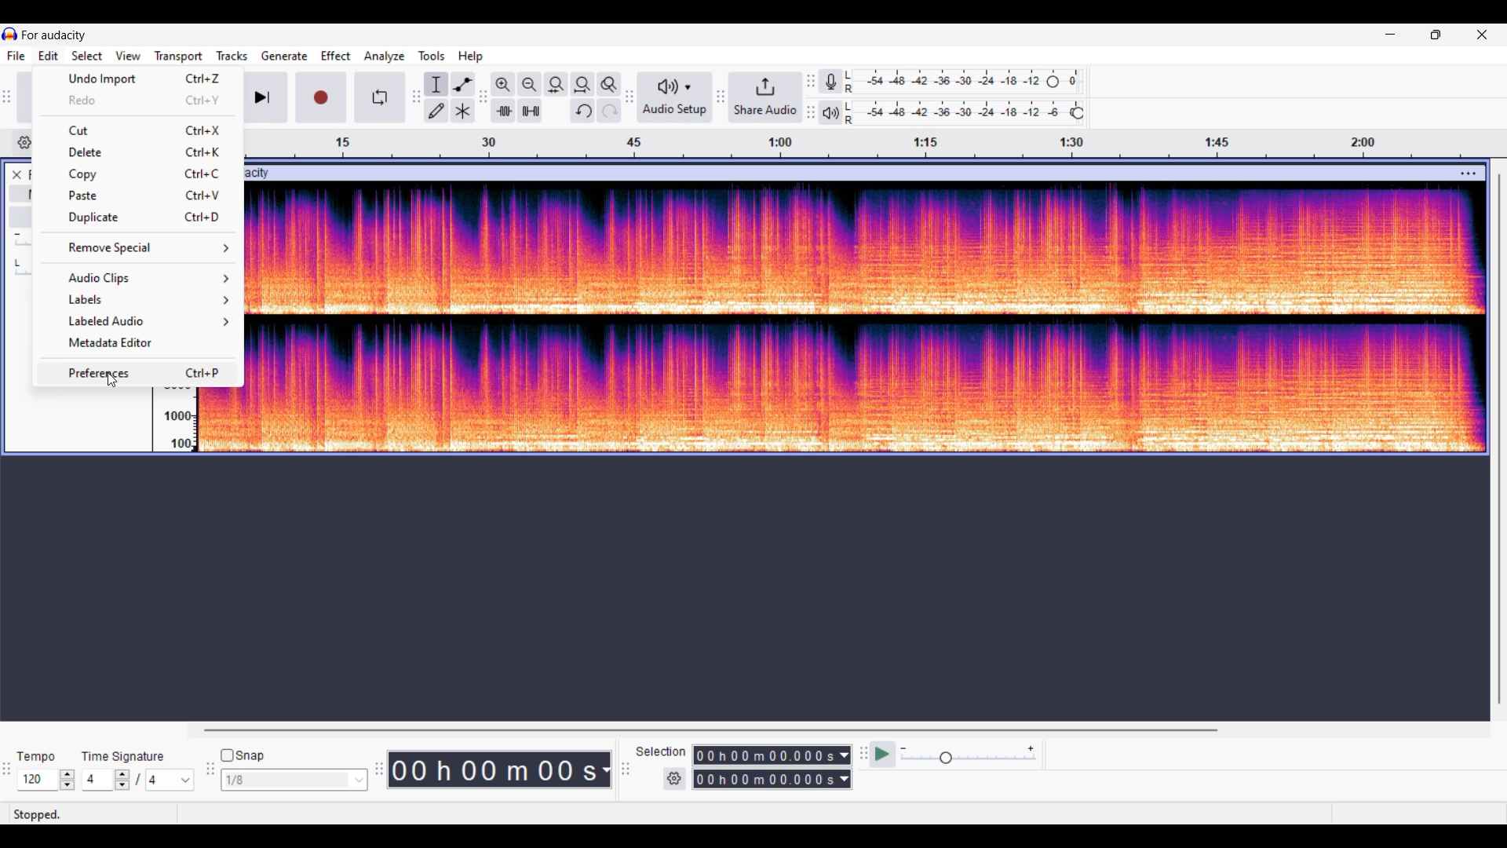 The image size is (1507, 848). Describe the element at coordinates (954, 754) in the screenshot. I see `Playback speed settings ` at that location.